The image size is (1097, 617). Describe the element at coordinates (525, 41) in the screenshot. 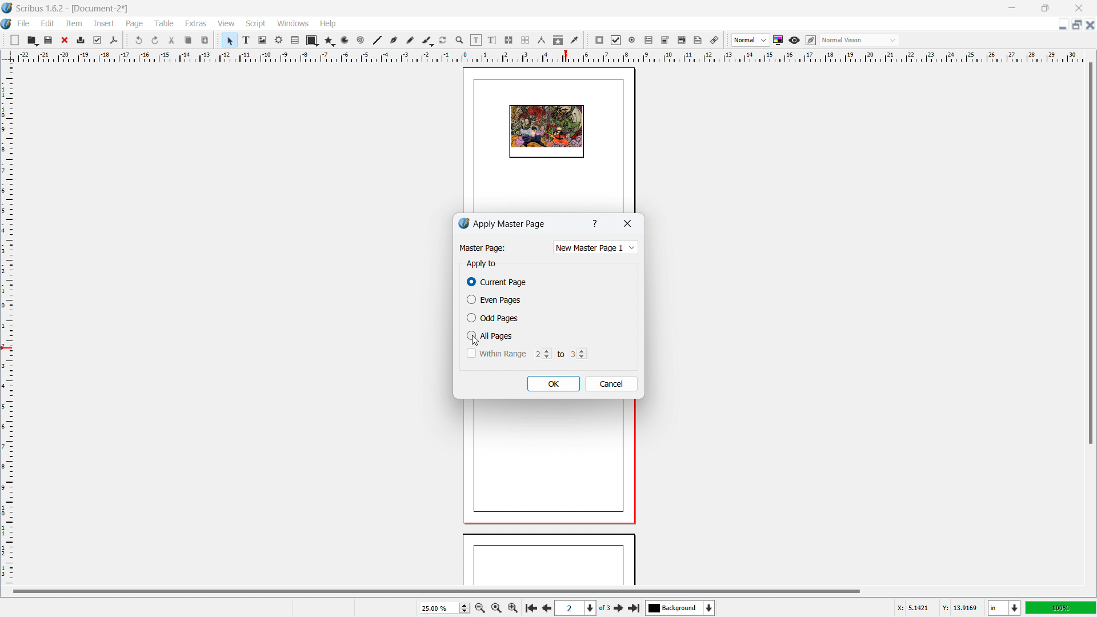

I see `unlink text frames` at that location.